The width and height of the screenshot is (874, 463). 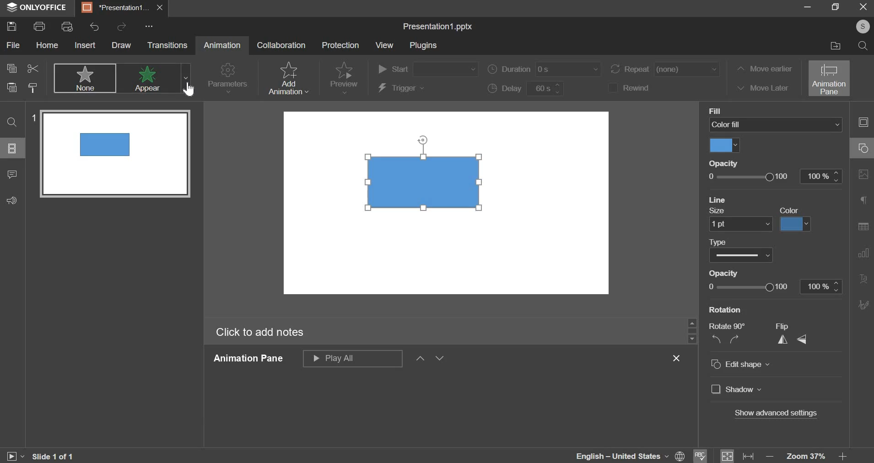 What do you see at coordinates (96, 27) in the screenshot?
I see `undo` at bounding box center [96, 27].